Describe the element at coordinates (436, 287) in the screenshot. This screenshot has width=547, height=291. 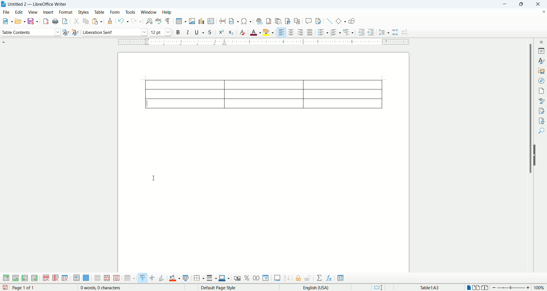
I see `table cell address` at that location.